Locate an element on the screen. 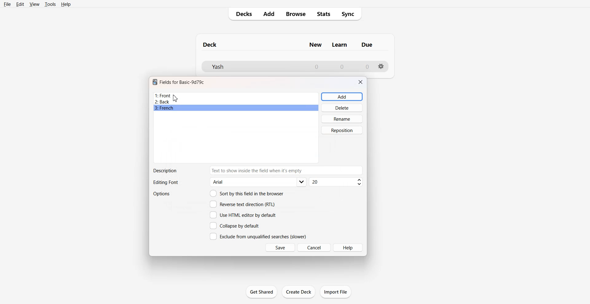 The height and width of the screenshot is (304, 590). Tools is located at coordinates (50, 4).